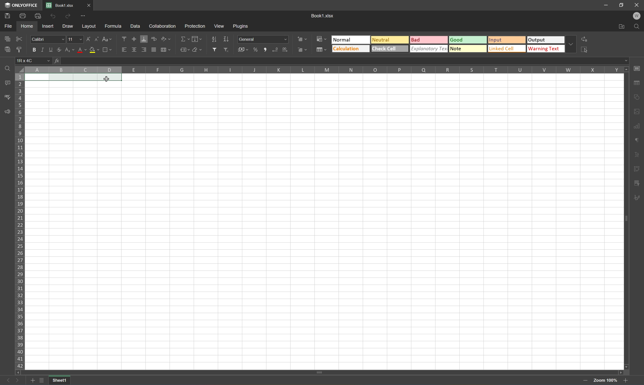 The height and width of the screenshot is (385, 644). Describe the element at coordinates (429, 40) in the screenshot. I see `Bad` at that location.